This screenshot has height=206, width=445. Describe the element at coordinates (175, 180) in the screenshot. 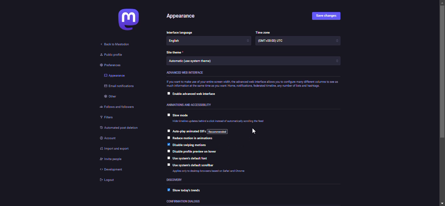

I see `discovery` at that location.